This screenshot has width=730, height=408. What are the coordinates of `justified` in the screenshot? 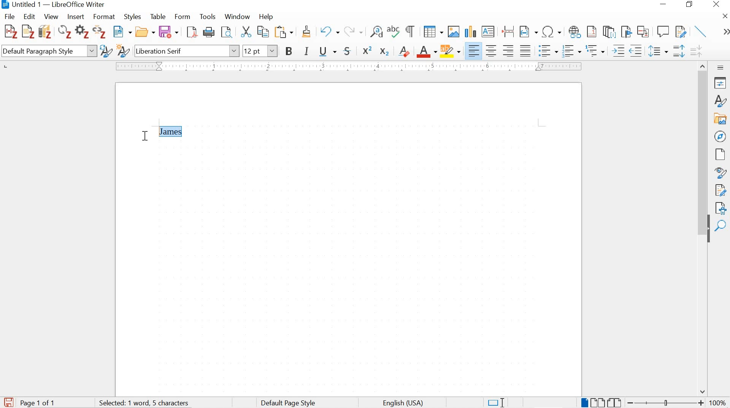 It's located at (525, 50).